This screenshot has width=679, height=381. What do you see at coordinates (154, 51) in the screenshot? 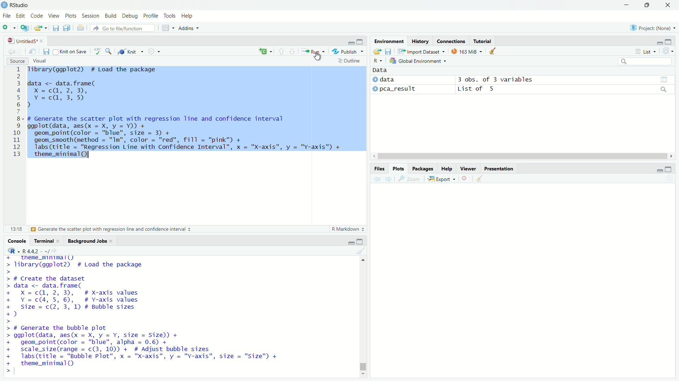
I see `More options` at bounding box center [154, 51].